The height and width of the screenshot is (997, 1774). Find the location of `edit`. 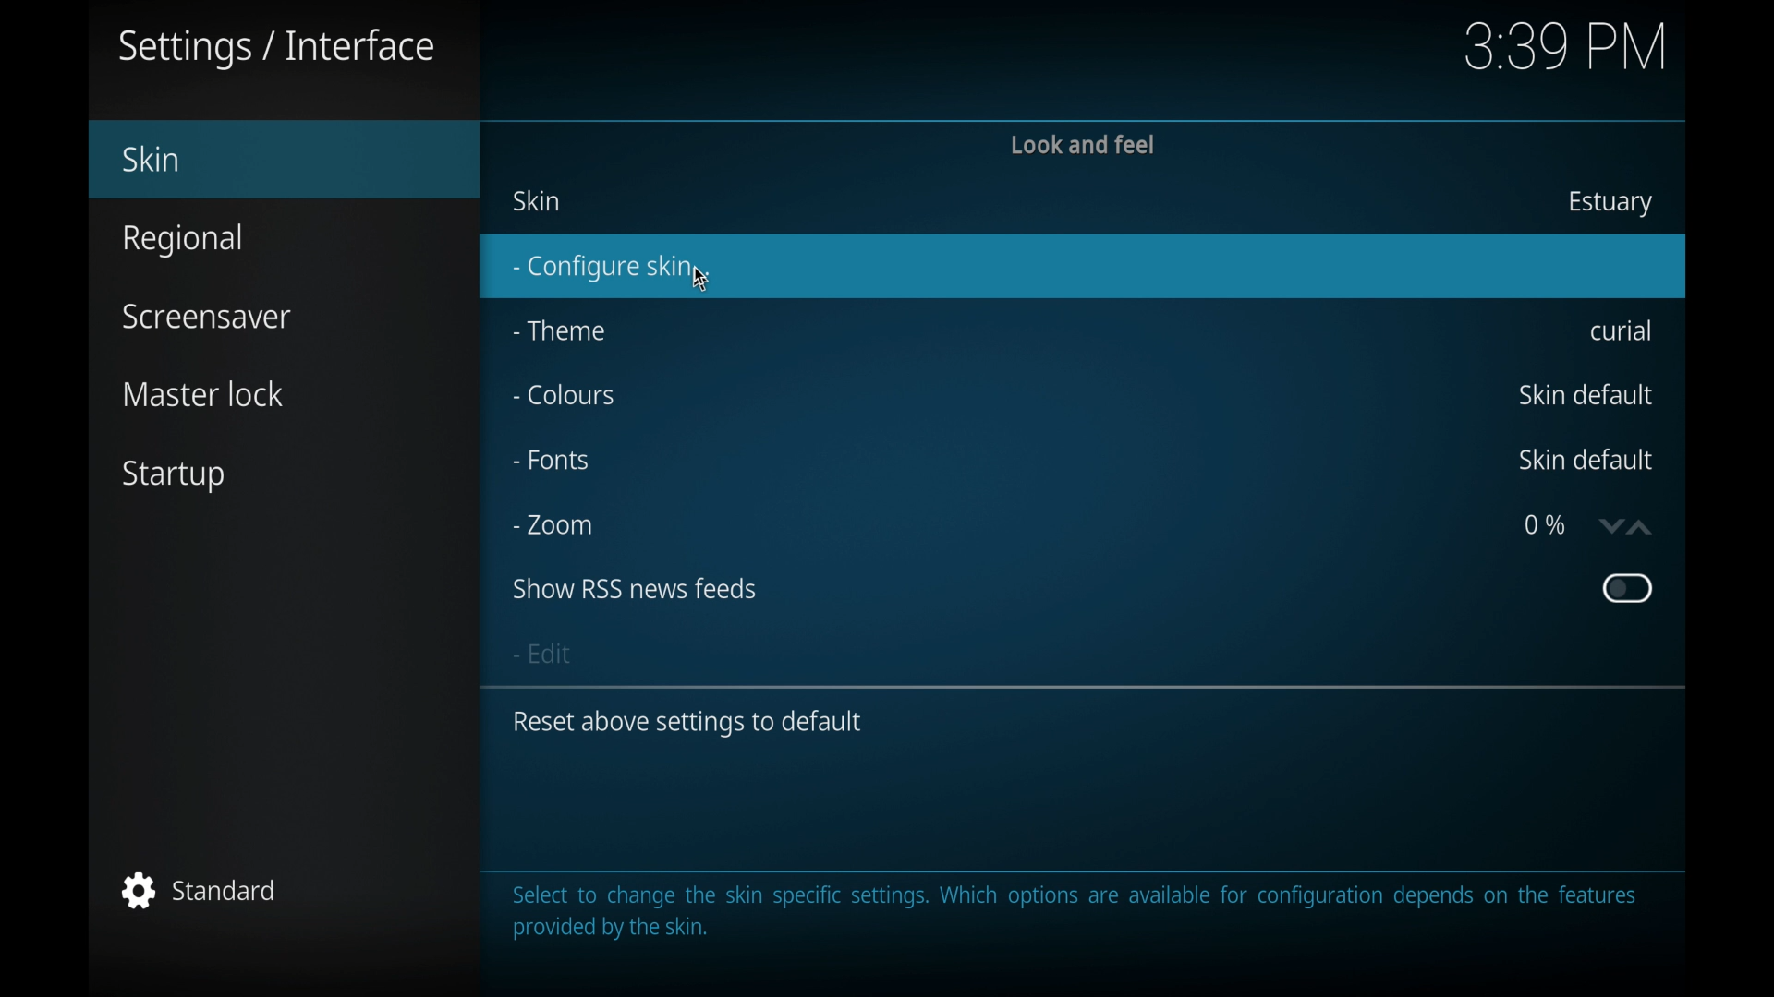

edit is located at coordinates (543, 653).